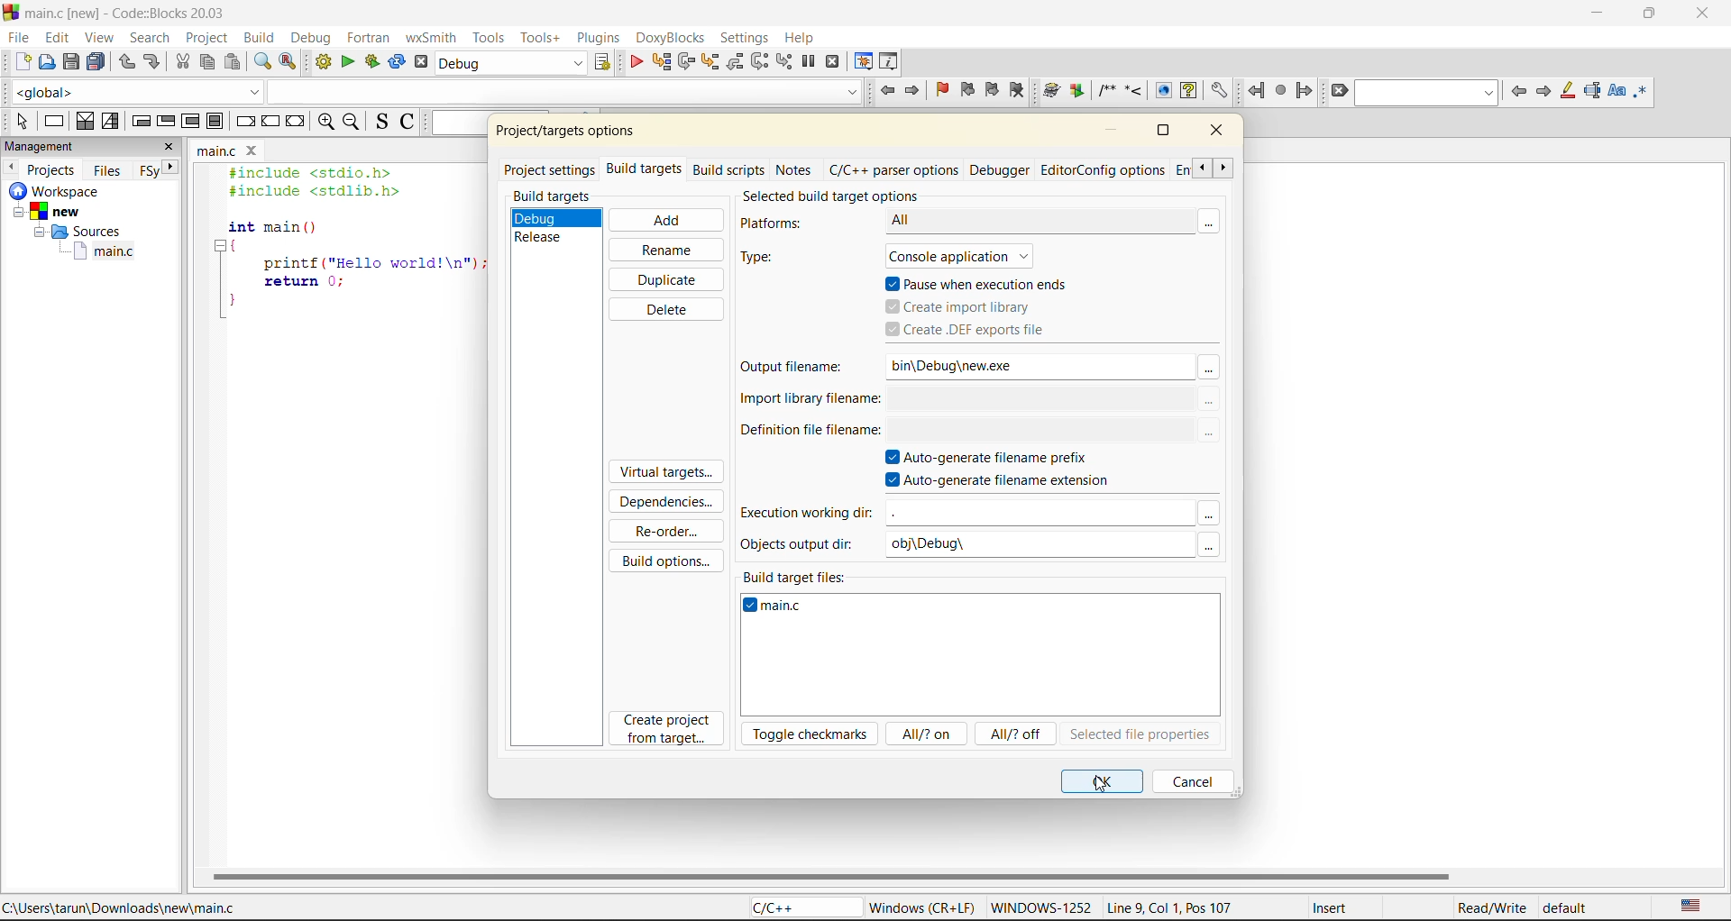 This screenshot has width=1731, height=921. I want to click on More, so click(1208, 515).